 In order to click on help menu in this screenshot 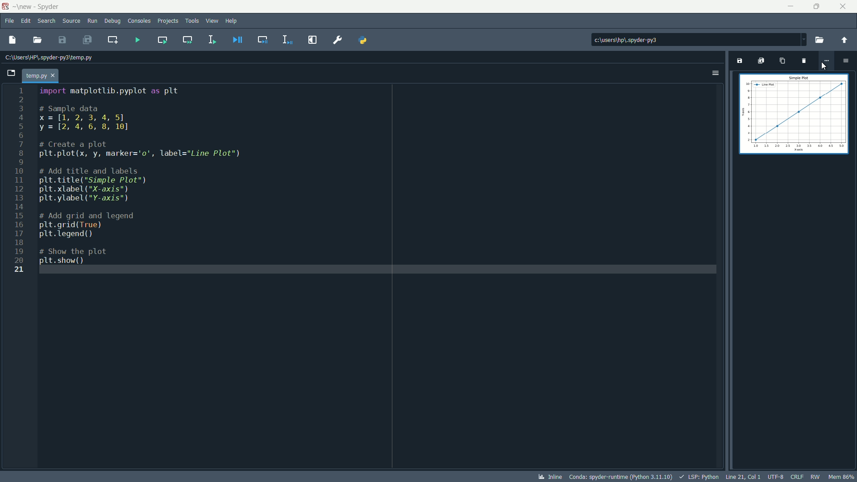, I will do `click(233, 21)`.